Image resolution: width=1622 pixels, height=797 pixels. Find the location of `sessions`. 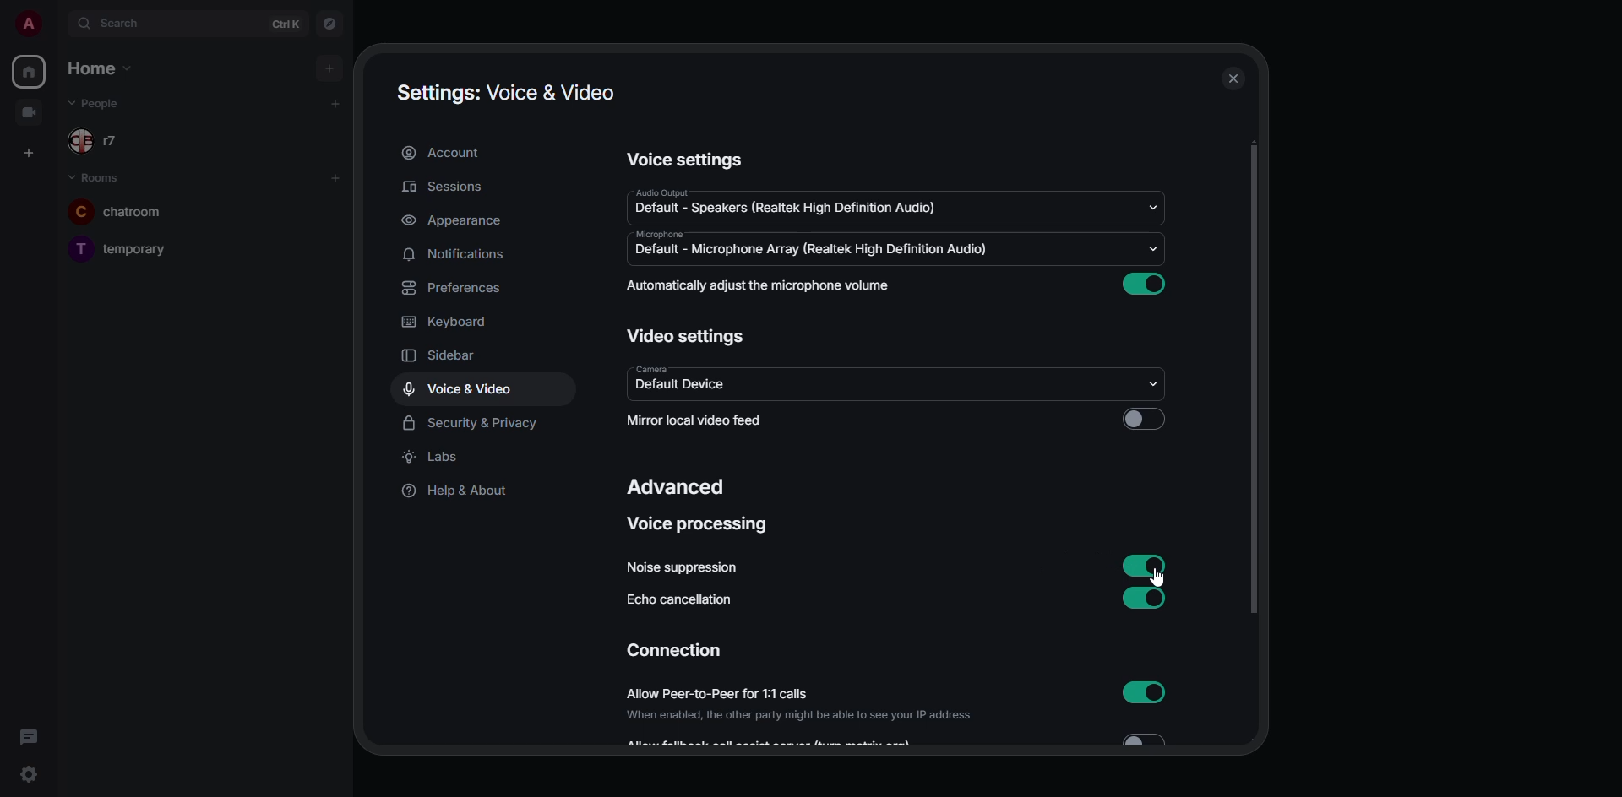

sessions is located at coordinates (443, 188).